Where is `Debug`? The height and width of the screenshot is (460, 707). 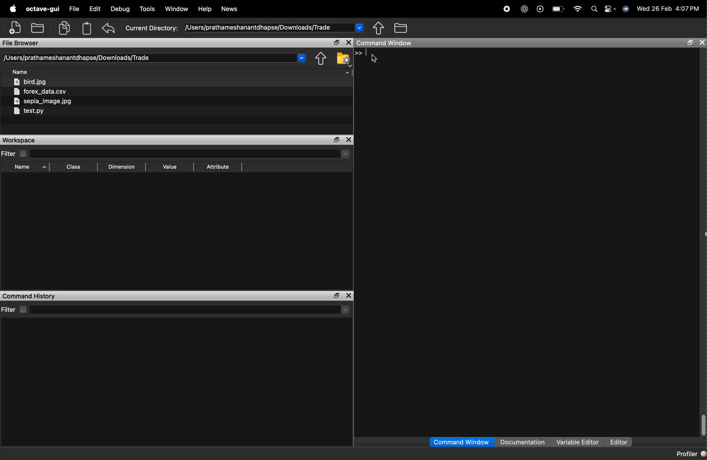 Debug is located at coordinates (120, 9).